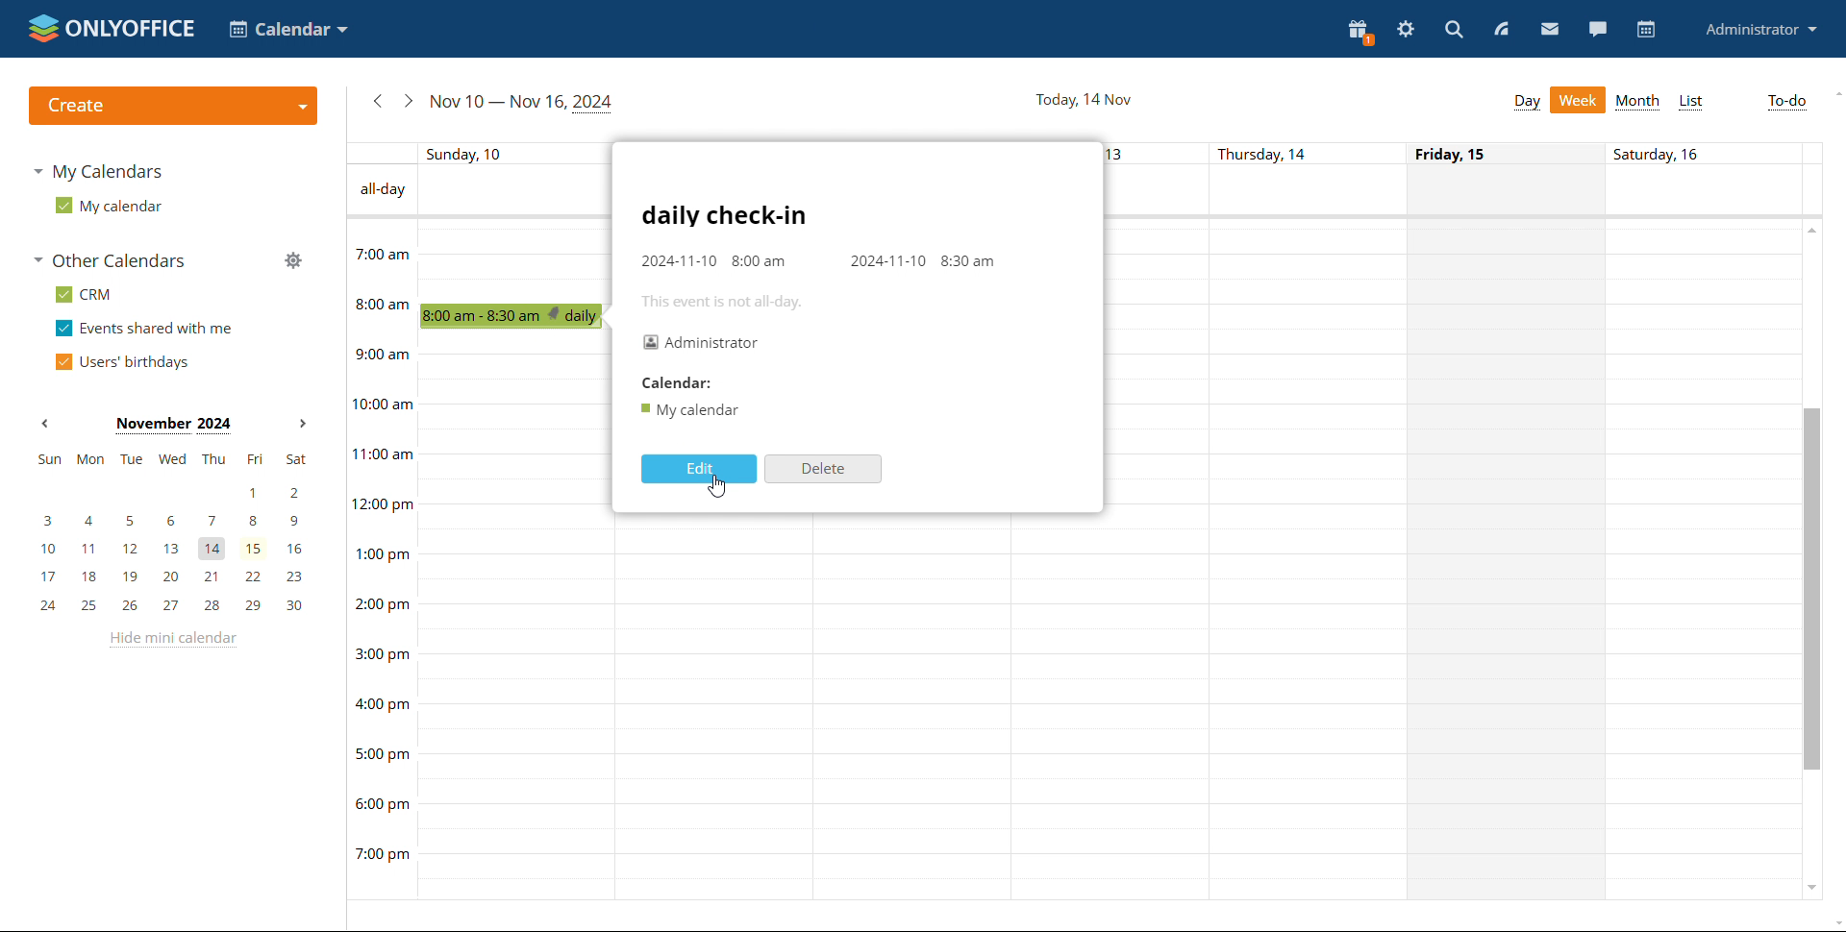  What do you see at coordinates (703, 341) in the screenshot?
I see `organiser` at bounding box center [703, 341].